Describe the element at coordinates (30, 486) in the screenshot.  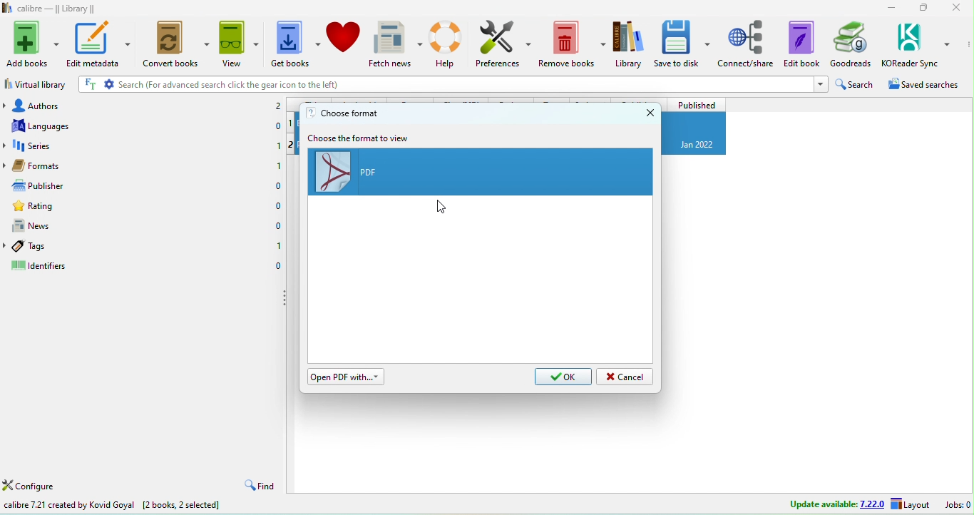
I see `configure` at that location.